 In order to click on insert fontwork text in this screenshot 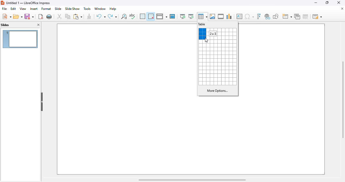, I will do `click(259, 16)`.